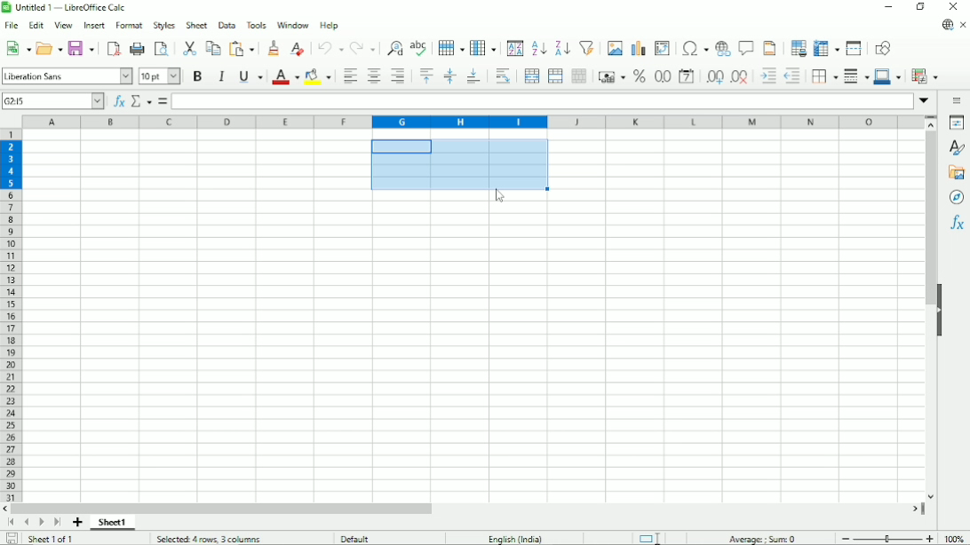 The width and height of the screenshot is (970, 545). I want to click on Align right, so click(398, 77).